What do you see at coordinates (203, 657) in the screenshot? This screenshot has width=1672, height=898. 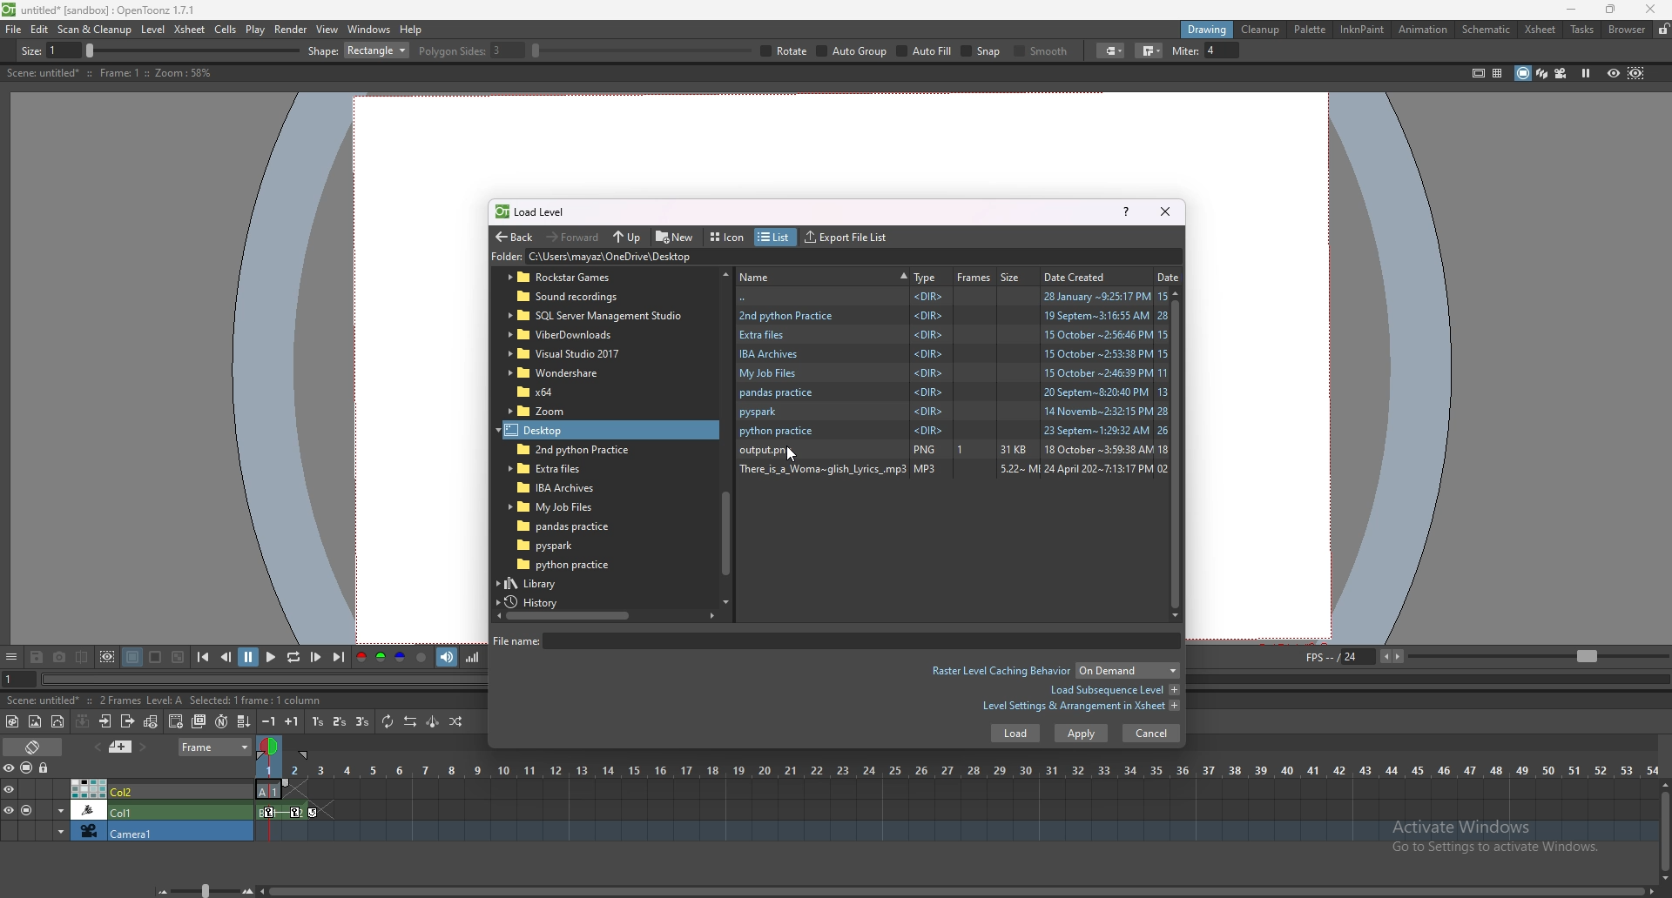 I see `first frame` at bounding box center [203, 657].